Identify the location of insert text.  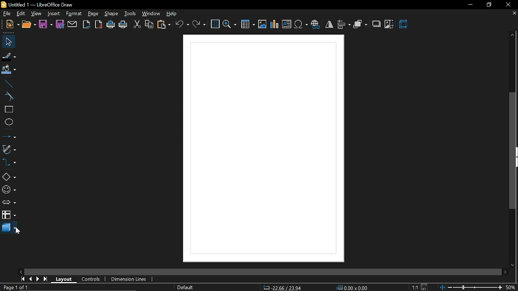
(287, 24).